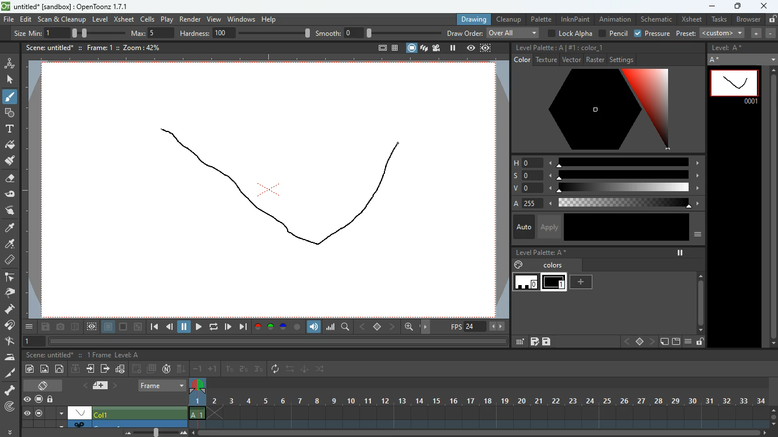 The width and height of the screenshot is (778, 437). What do you see at coordinates (148, 19) in the screenshot?
I see `cells` at bounding box center [148, 19].